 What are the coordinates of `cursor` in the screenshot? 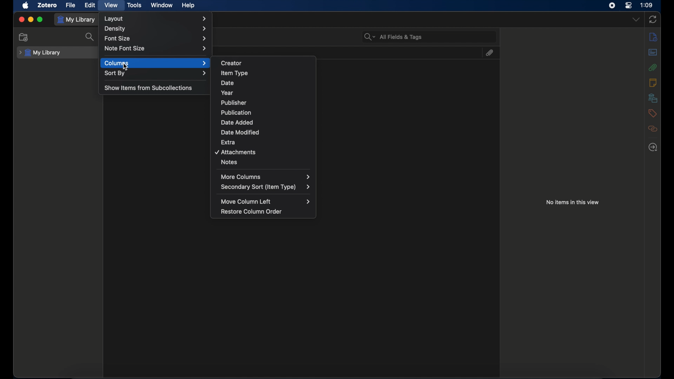 It's located at (125, 67).